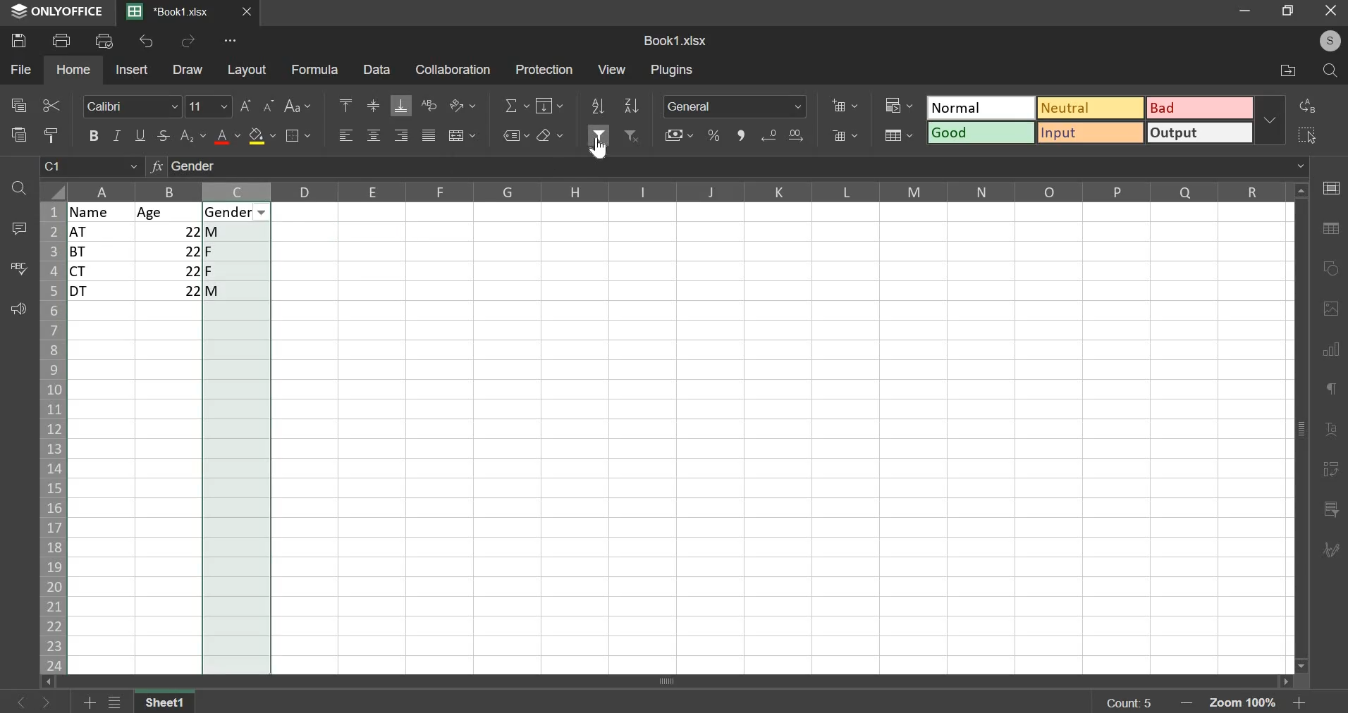 Image resolution: width=1348 pixels, height=713 pixels. What do you see at coordinates (238, 251) in the screenshot?
I see `F` at bounding box center [238, 251].